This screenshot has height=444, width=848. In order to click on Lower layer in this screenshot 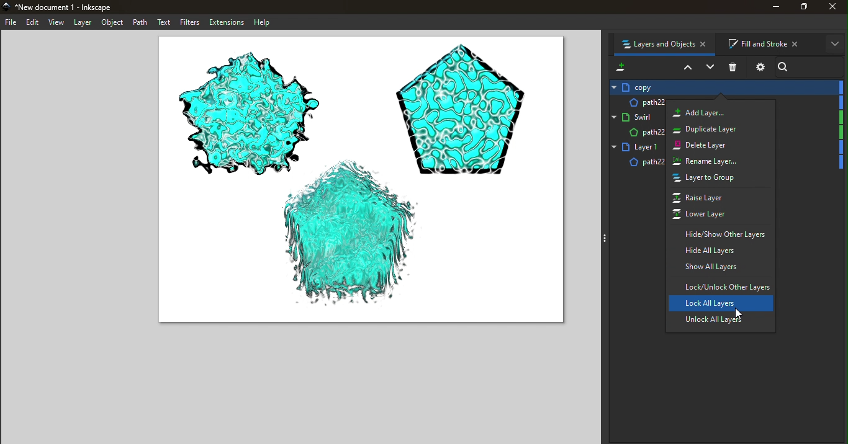, I will do `click(716, 215)`.